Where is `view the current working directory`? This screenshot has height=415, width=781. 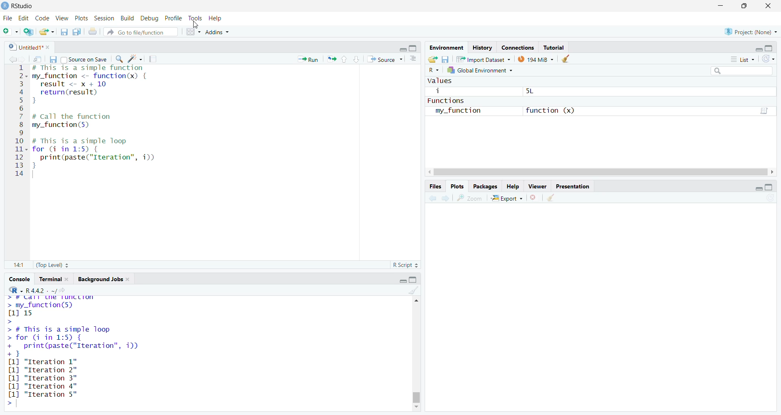 view the current working directory is located at coordinates (66, 290).